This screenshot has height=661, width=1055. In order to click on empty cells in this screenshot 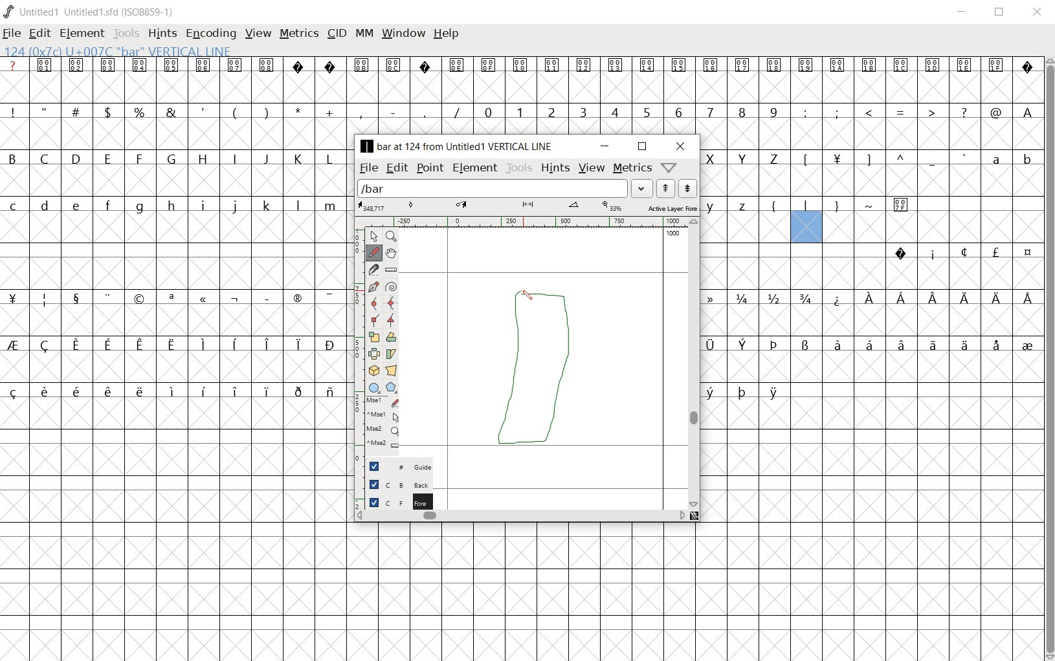, I will do `click(520, 89)`.